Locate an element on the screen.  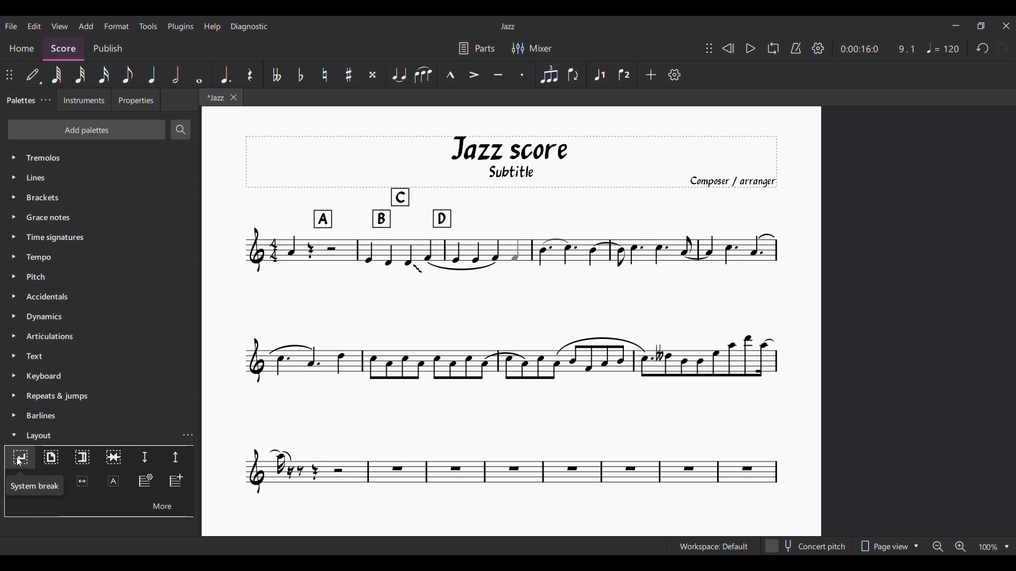
Page view options is located at coordinates (889, 546).